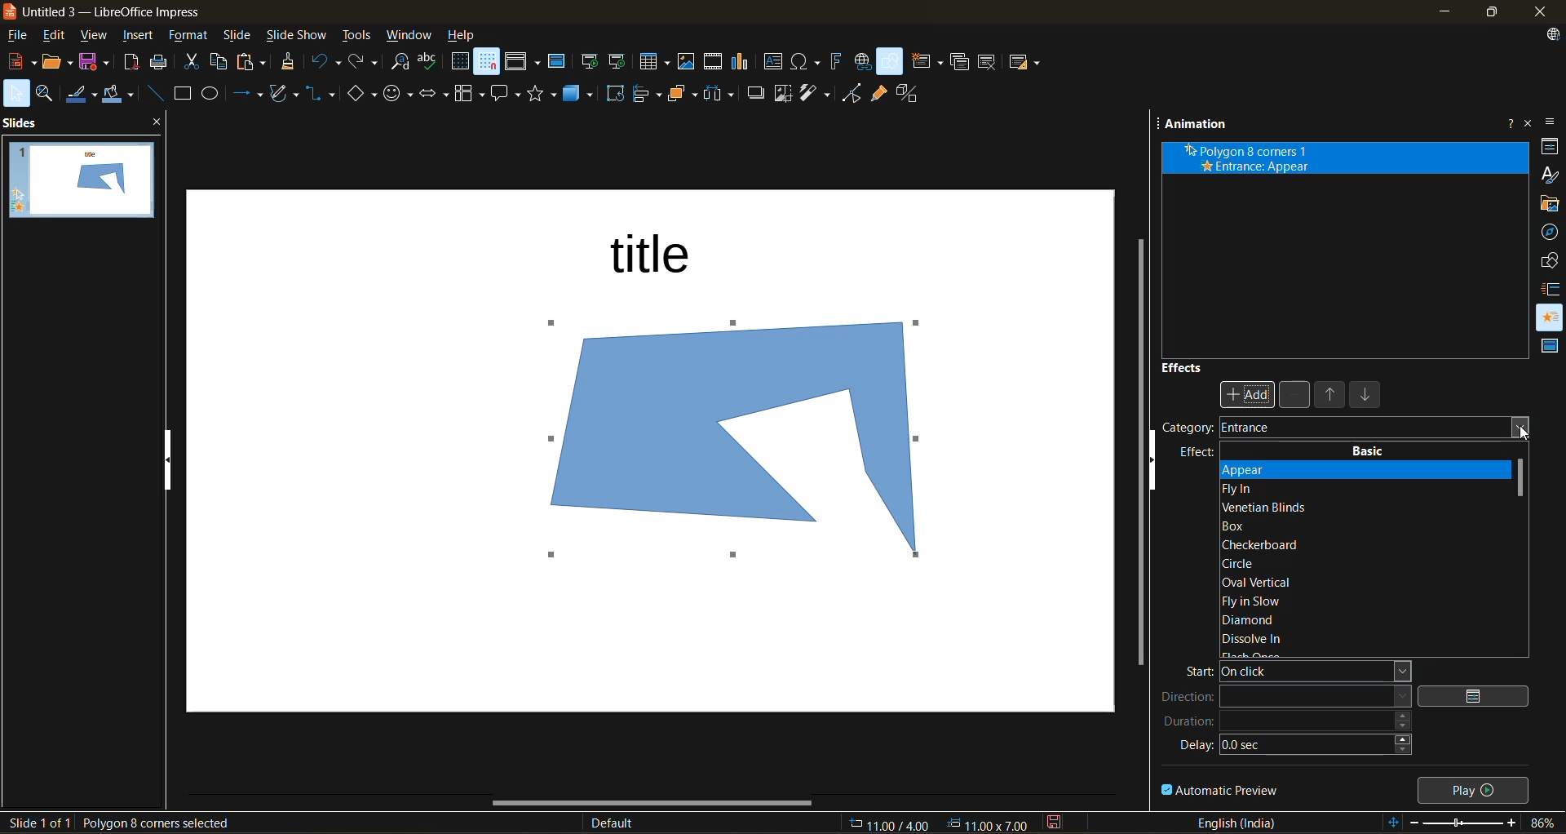 This screenshot has height=834, width=1566. Describe the element at coordinates (1254, 564) in the screenshot. I see `circle` at that location.